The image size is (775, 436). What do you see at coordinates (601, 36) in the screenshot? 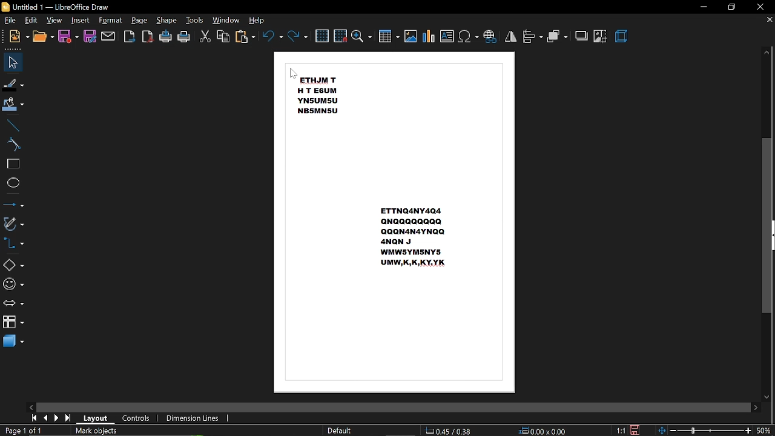
I see `crop` at bounding box center [601, 36].